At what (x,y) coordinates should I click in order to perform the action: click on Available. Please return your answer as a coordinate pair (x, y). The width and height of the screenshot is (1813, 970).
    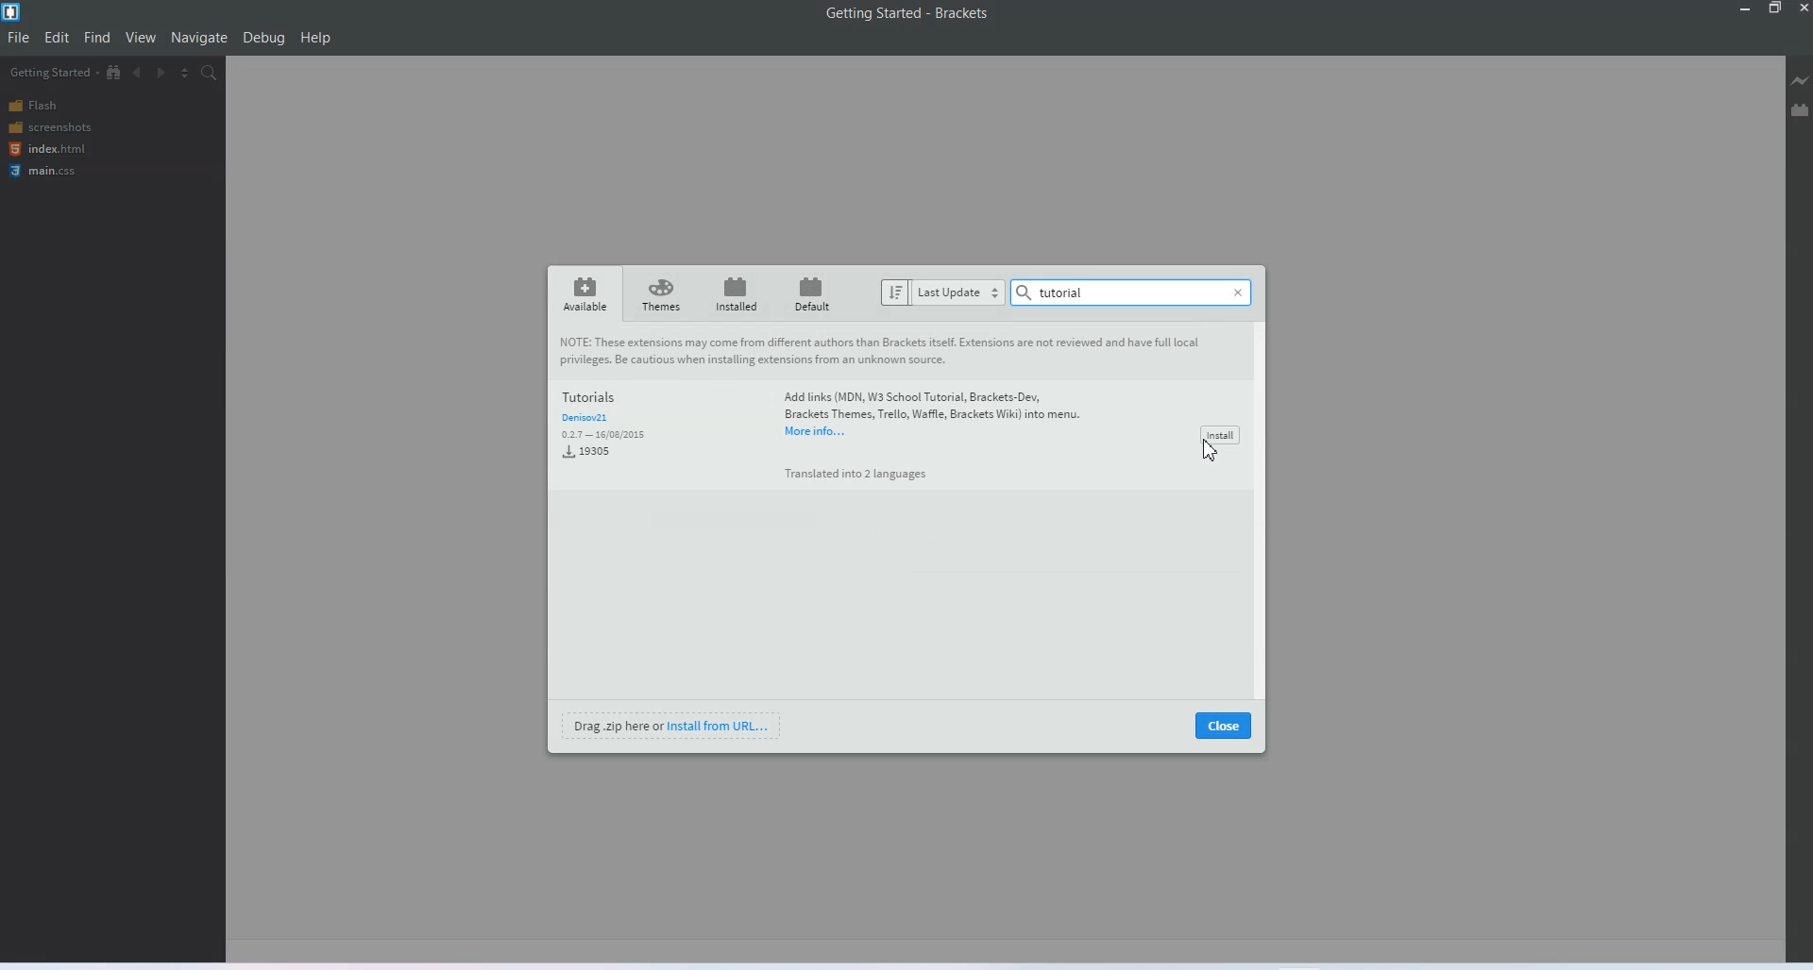
    Looking at the image, I should click on (585, 293).